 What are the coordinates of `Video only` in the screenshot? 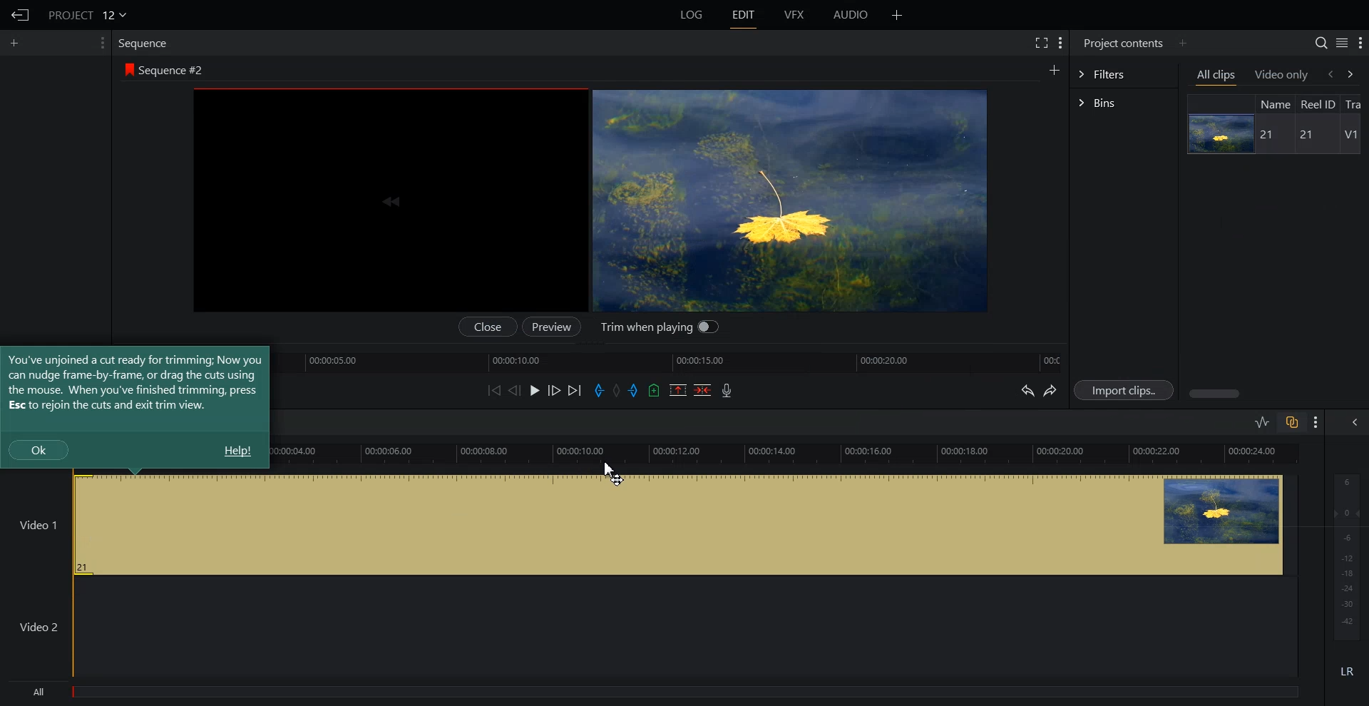 It's located at (1282, 75).